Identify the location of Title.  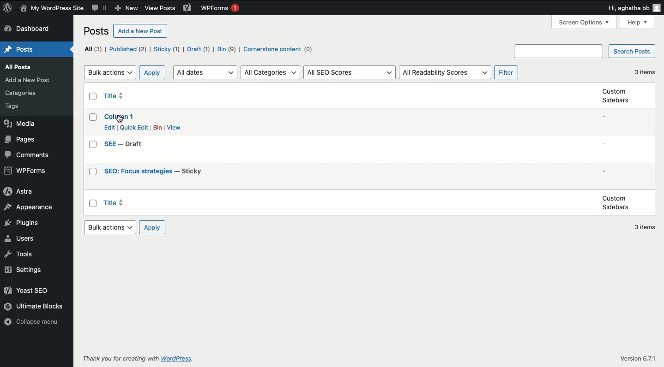
(114, 95).